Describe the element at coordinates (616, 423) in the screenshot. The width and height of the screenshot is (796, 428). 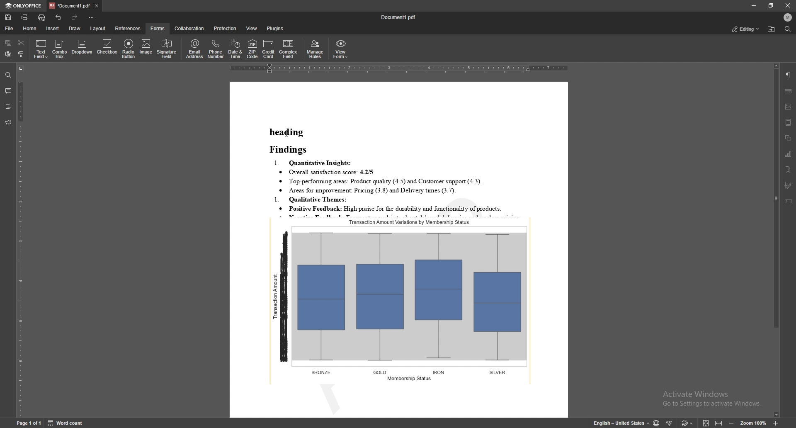
I see `English- United kingdom` at that location.